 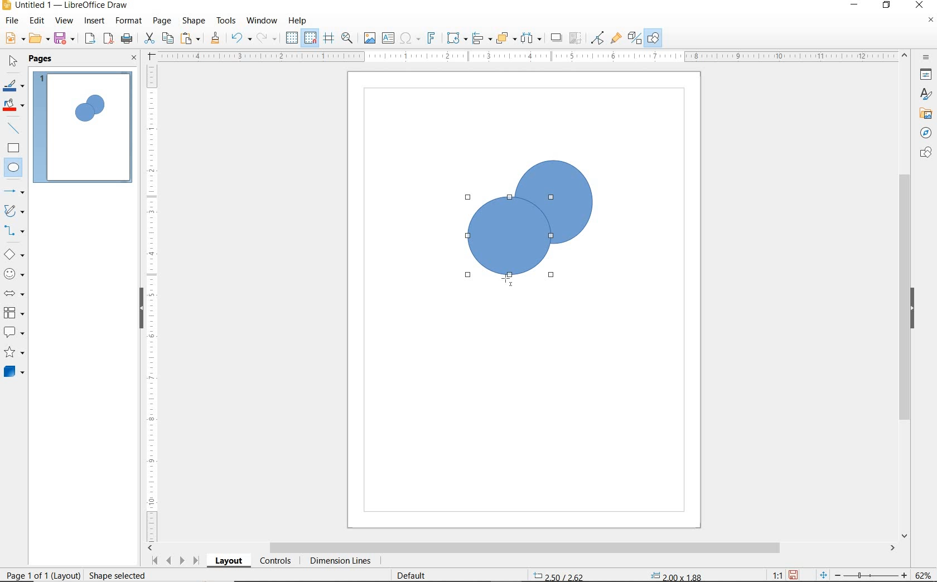 I want to click on ELLIPSE, so click(x=14, y=168).